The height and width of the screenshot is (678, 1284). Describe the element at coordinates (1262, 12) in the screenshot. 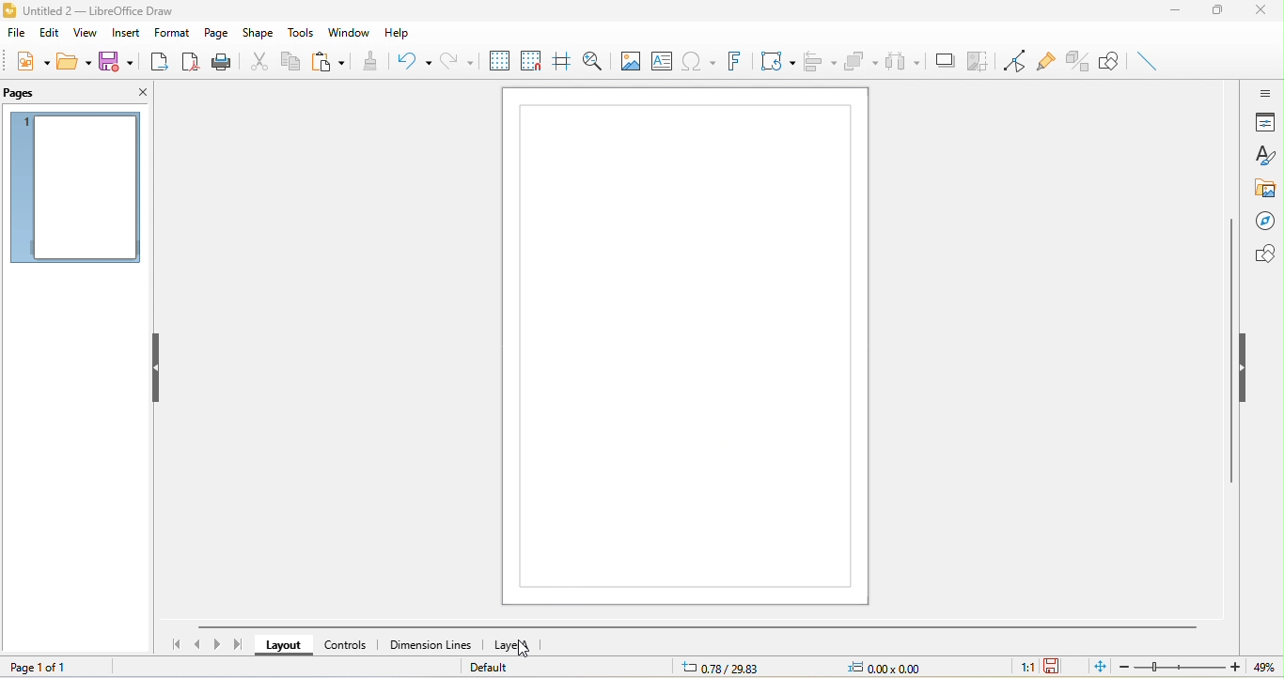

I see `close` at that location.